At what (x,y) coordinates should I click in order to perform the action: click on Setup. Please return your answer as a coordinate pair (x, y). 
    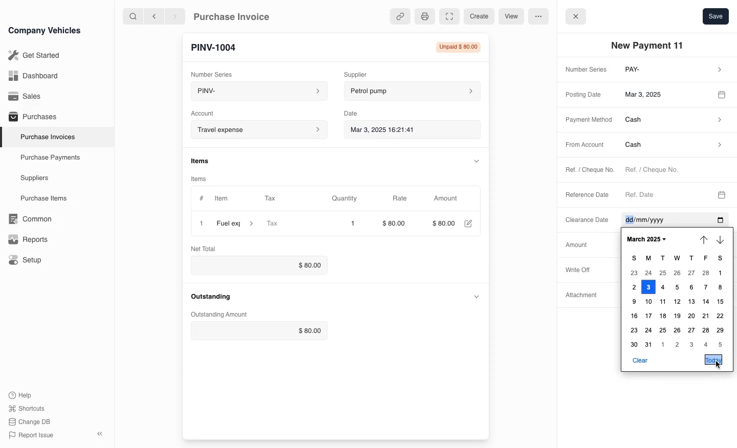
    Looking at the image, I should click on (27, 260).